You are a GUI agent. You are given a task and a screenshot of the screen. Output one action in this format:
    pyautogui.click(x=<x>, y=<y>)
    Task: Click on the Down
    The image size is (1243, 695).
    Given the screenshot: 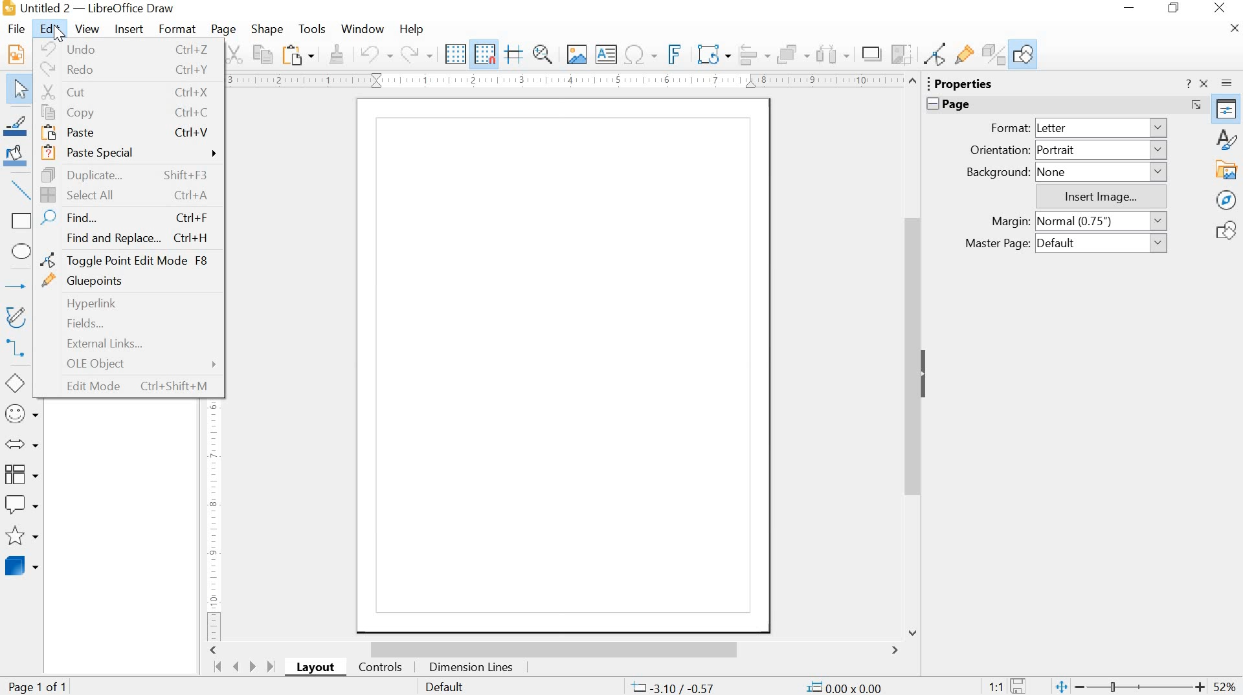 What is the action you would take?
    pyautogui.click(x=913, y=632)
    